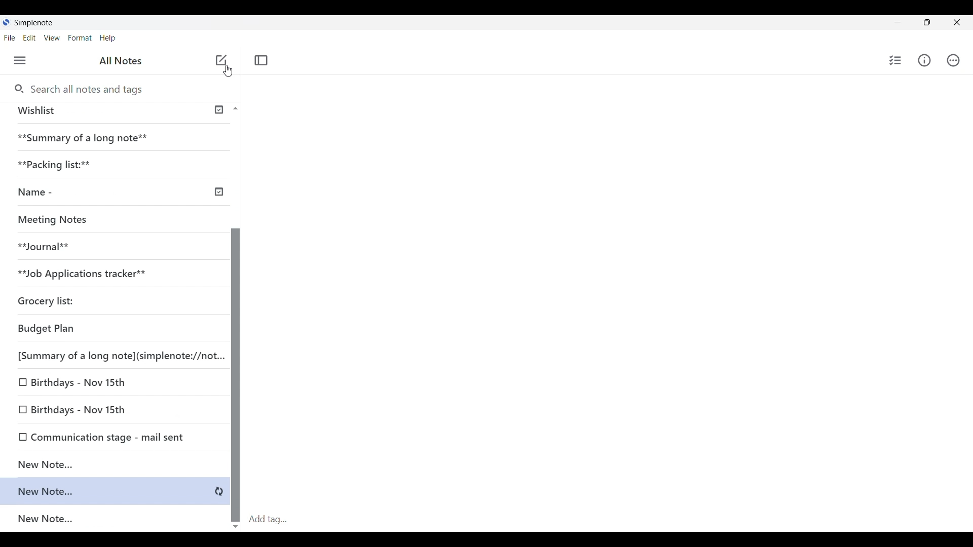 The image size is (973, 547). What do you see at coordinates (220, 493) in the screenshot?
I see `syncing` at bounding box center [220, 493].